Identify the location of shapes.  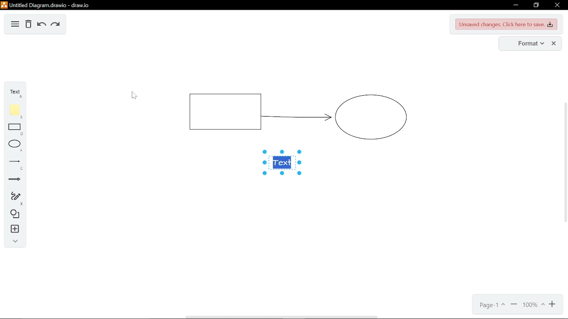
(15, 214).